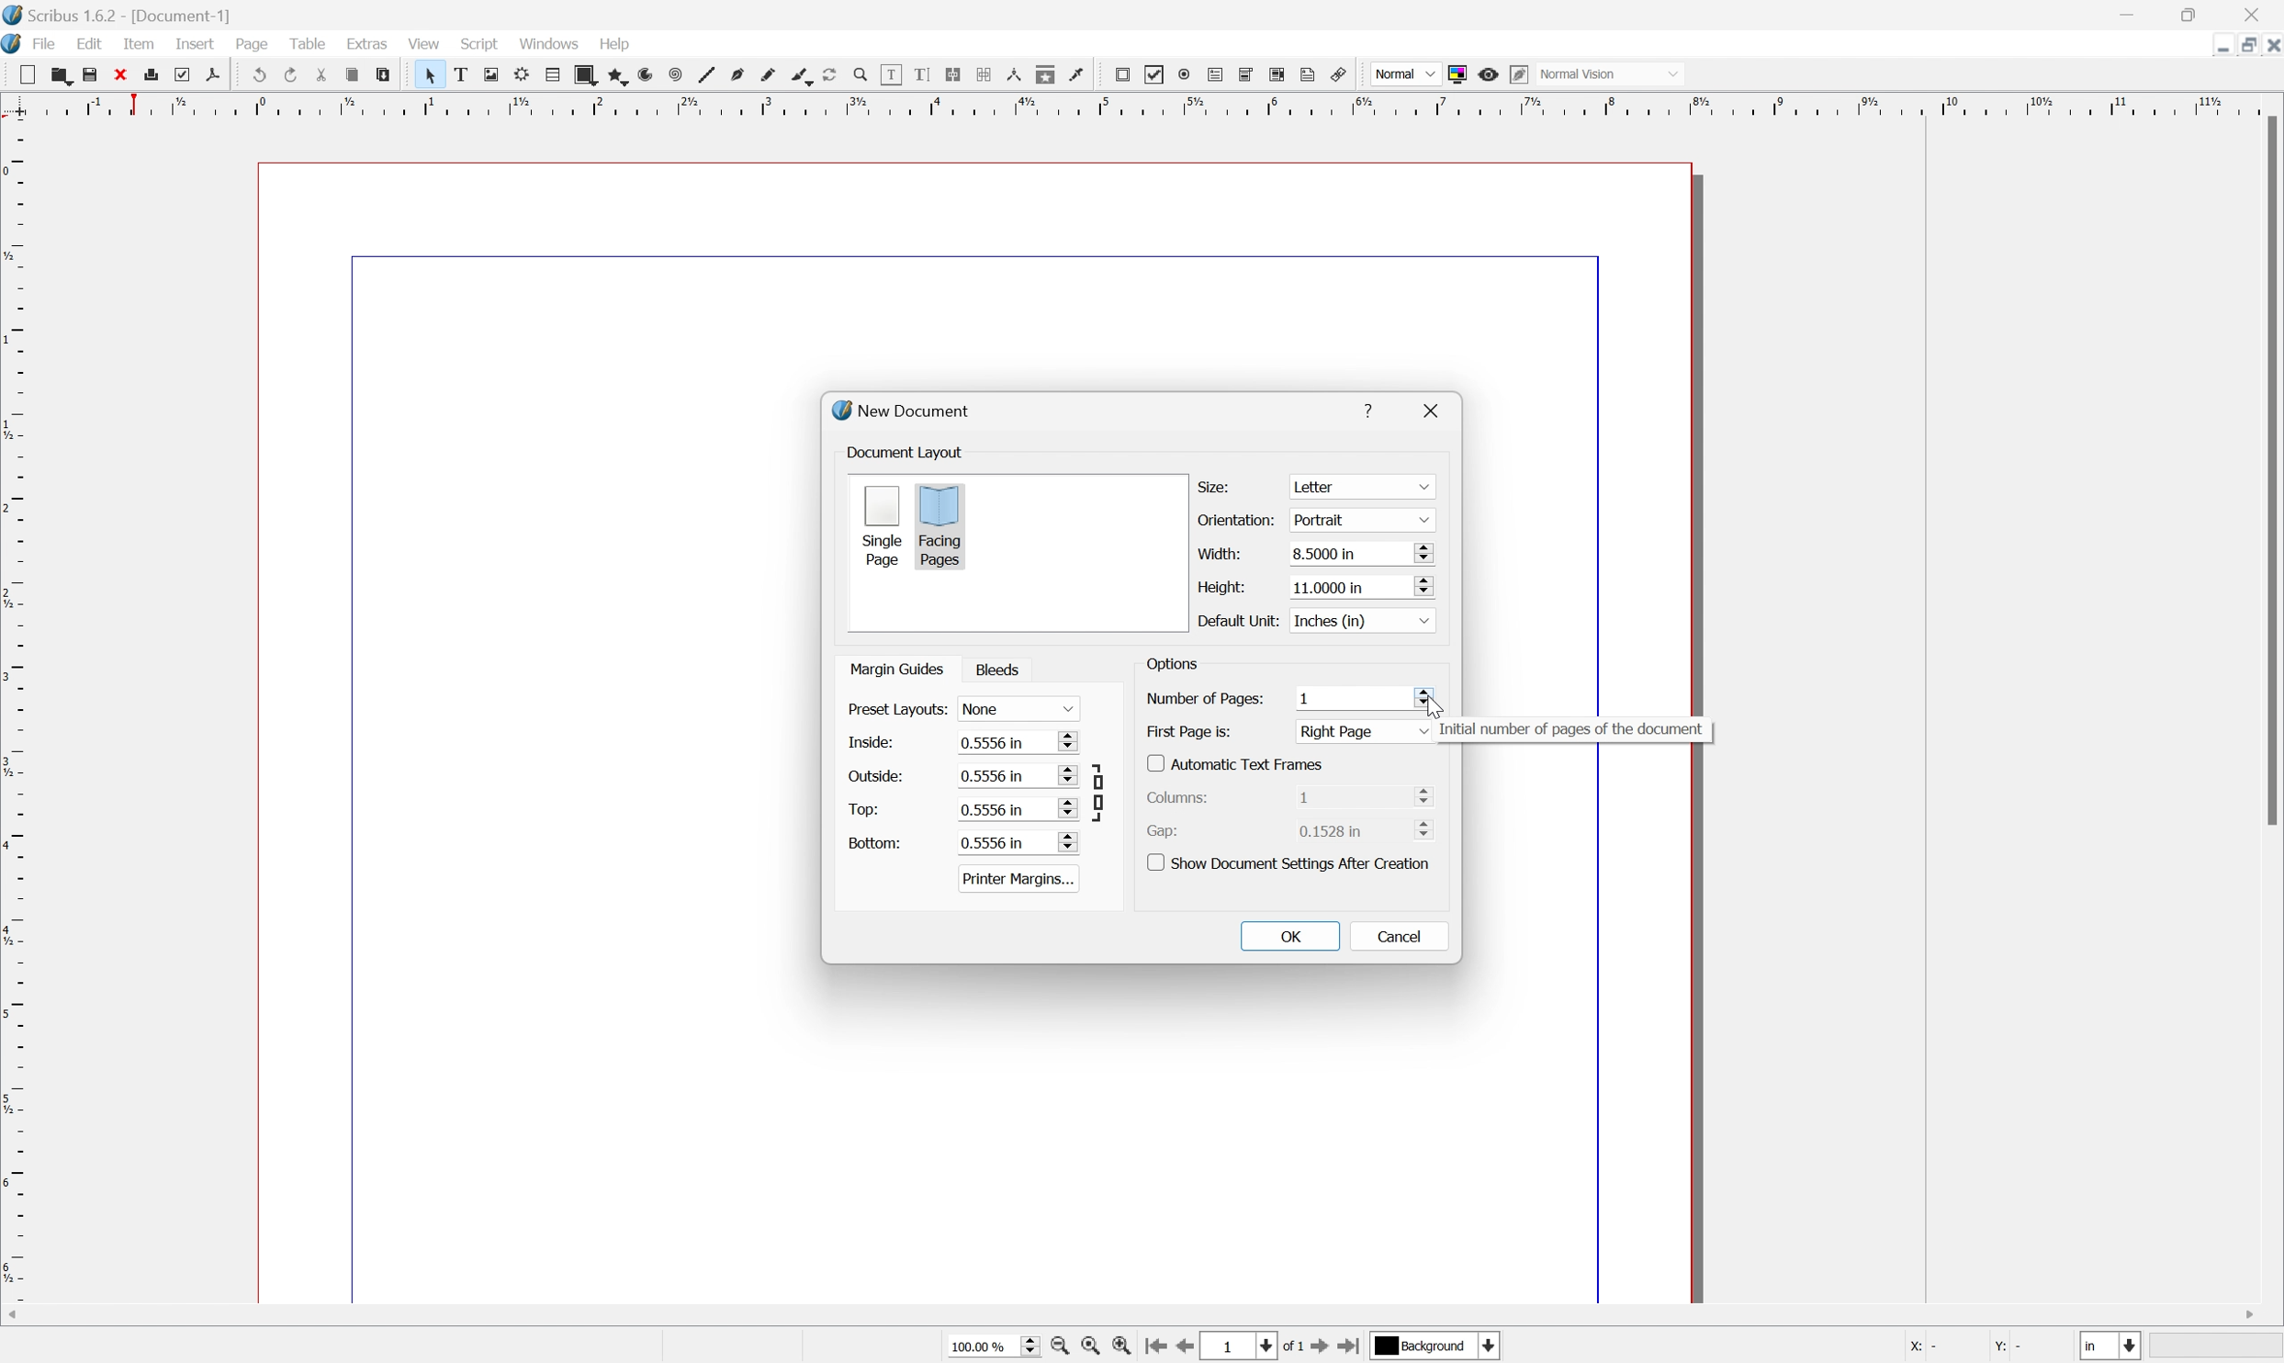 The height and width of the screenshot is (1363, 2284). What do you see at coordinates (1079, 75) in the screenshot?
I see `Eye dropper` at bounding box center [1079, 75].